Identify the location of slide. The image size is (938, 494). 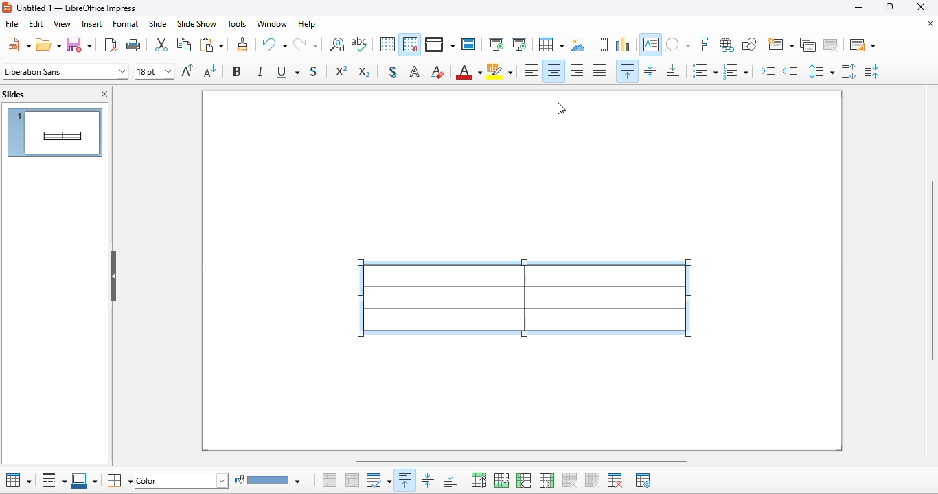
(159, 23).